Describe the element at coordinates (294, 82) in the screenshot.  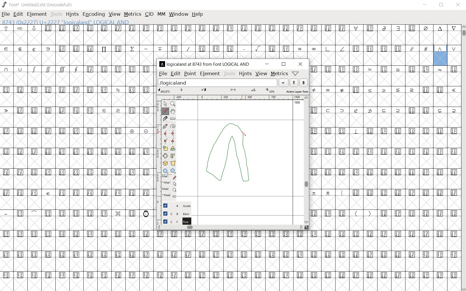
I see `show the next word on the list` at that location.